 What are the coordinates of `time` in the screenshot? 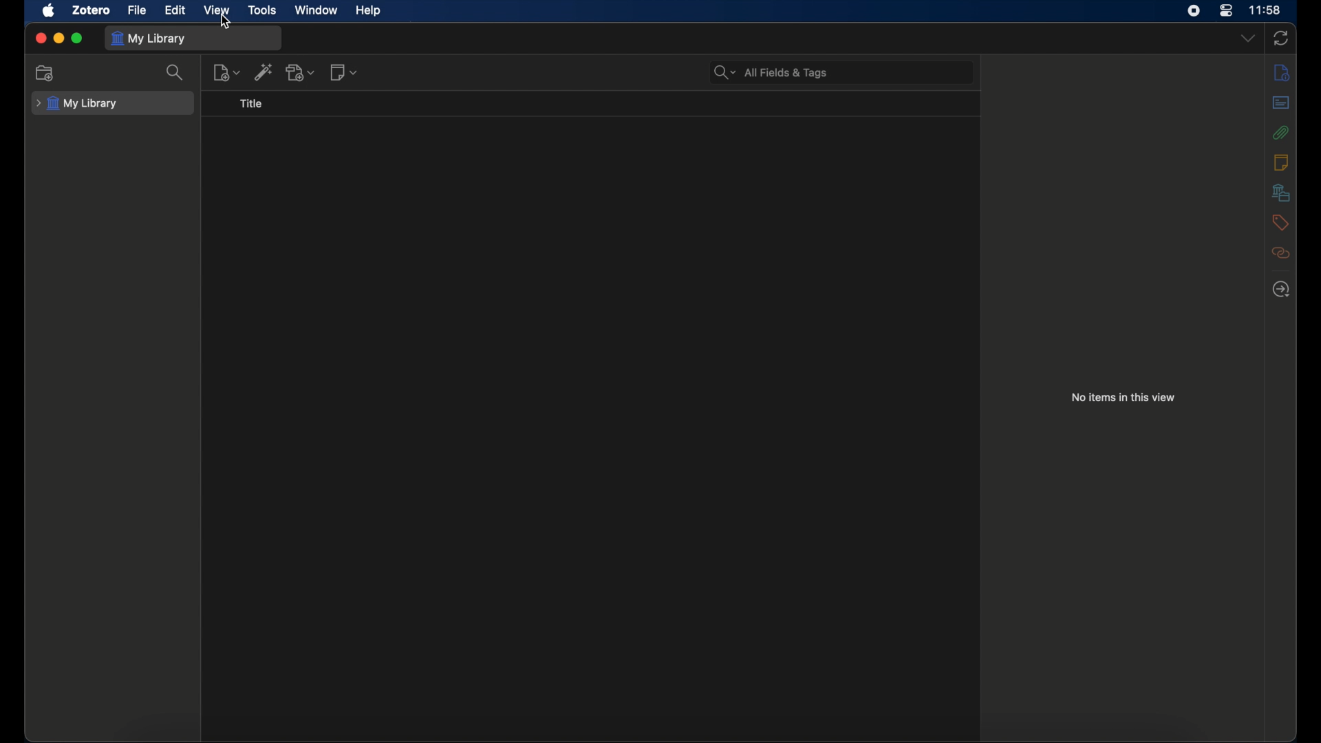 It's located at (1265, 10).